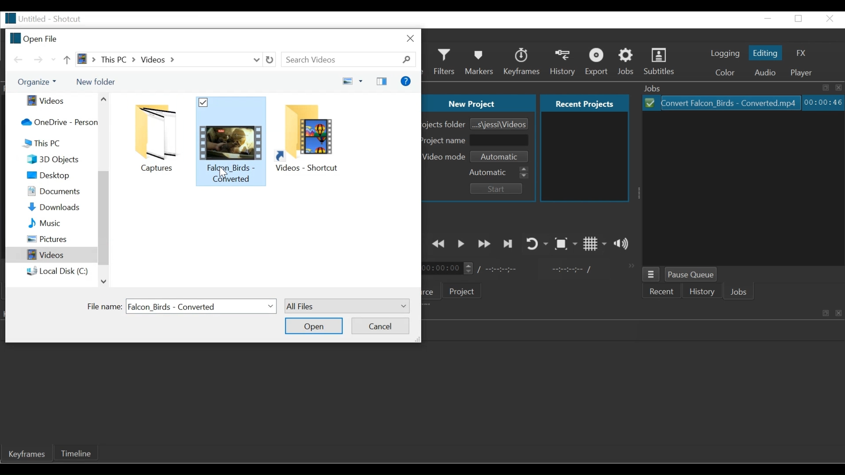  Describe the element at coordinates (57, 238) in the screenshot. I see `Pictures` at that location.